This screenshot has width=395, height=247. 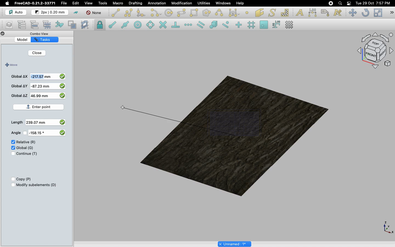 I want to click on Global X, so click(x=19, y=76).